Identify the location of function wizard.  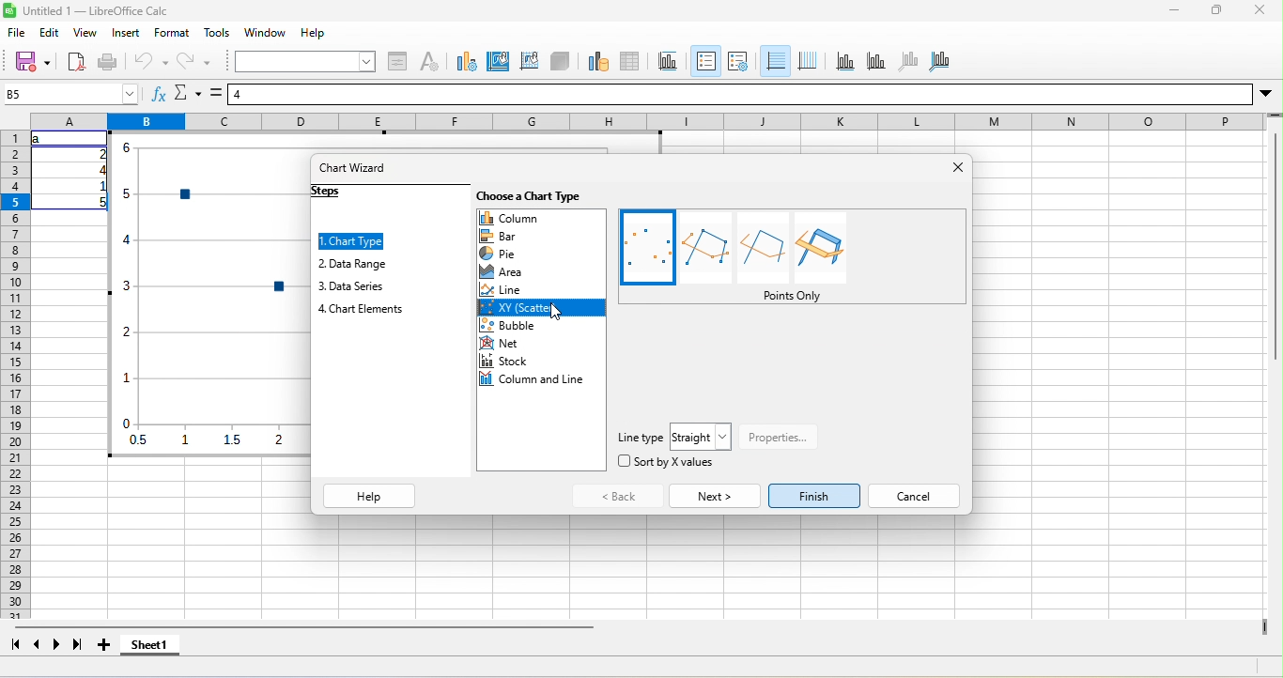
(160, 93).